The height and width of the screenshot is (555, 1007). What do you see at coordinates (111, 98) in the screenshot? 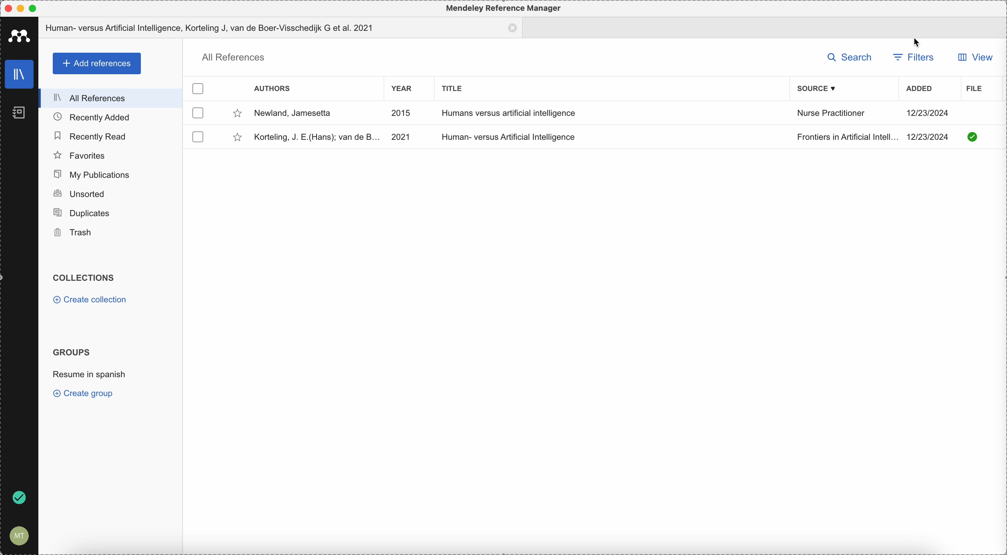
I see `all references` at bounding box center [111, 98].